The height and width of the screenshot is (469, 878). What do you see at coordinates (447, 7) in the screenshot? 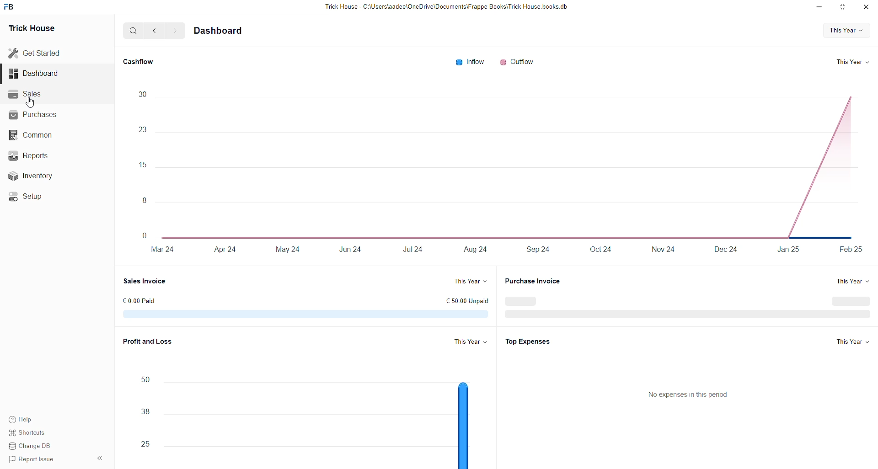
I see `Trick House - C:\Users\aadee\OneDrive\Documents\Frappe Books\Trick House books db` at bounding box center [447, 7].